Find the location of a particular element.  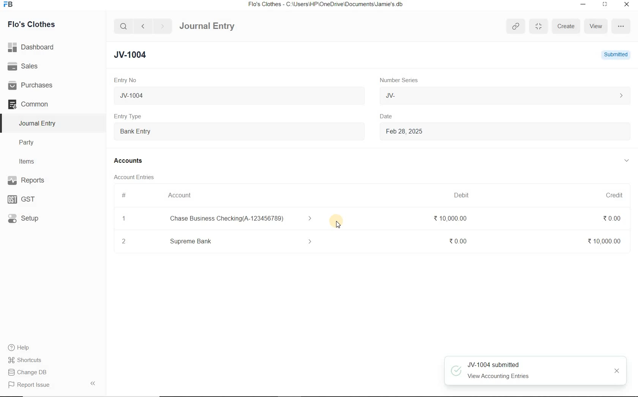

Chase Business Checking(A-123456789) is located at coordinates (244, 219).